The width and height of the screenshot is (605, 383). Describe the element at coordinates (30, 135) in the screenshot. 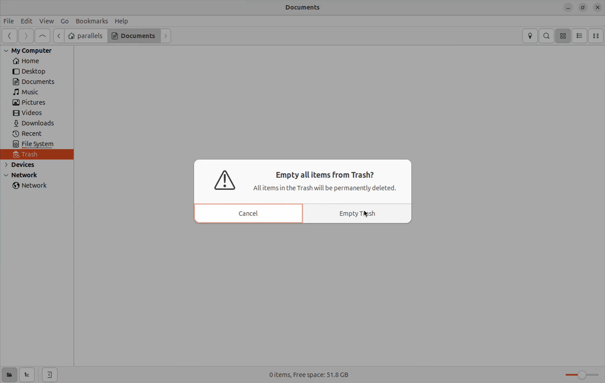

I see `recent` at that location.